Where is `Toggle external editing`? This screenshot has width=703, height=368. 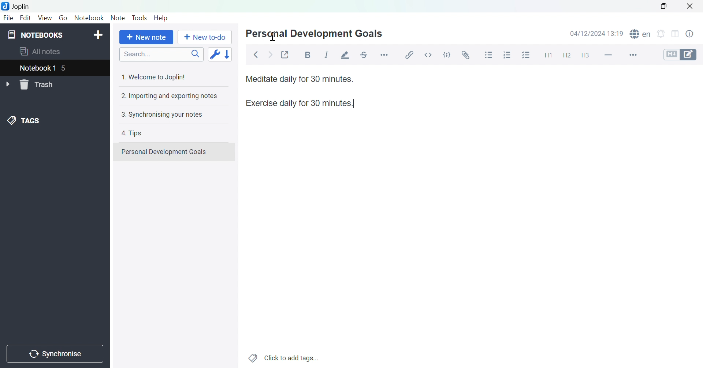
Toggle external editing is located at coordinates (285, 54).